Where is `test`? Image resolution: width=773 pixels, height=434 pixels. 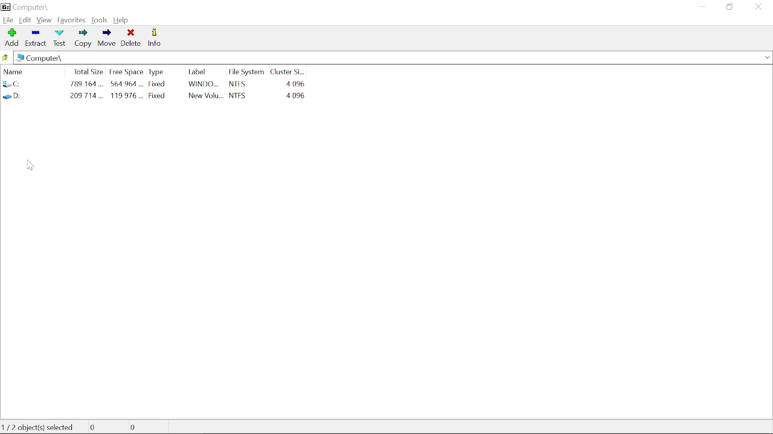 test is located at coordinates (59, 37).